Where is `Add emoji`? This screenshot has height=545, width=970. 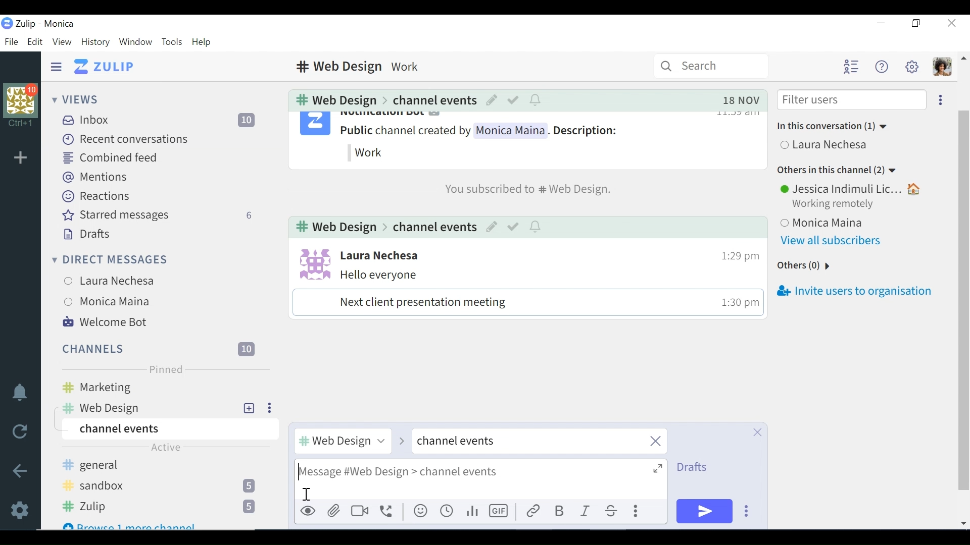
Add emoji is located at coordinates (420, 512).